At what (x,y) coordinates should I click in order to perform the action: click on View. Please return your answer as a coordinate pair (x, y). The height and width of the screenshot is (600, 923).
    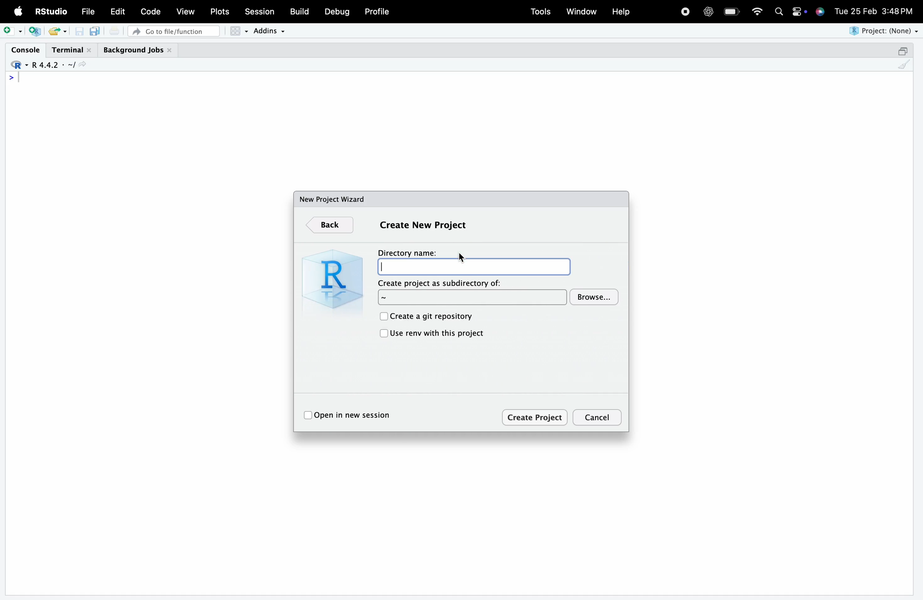
    Looking at the image, I should click on (185, 10).